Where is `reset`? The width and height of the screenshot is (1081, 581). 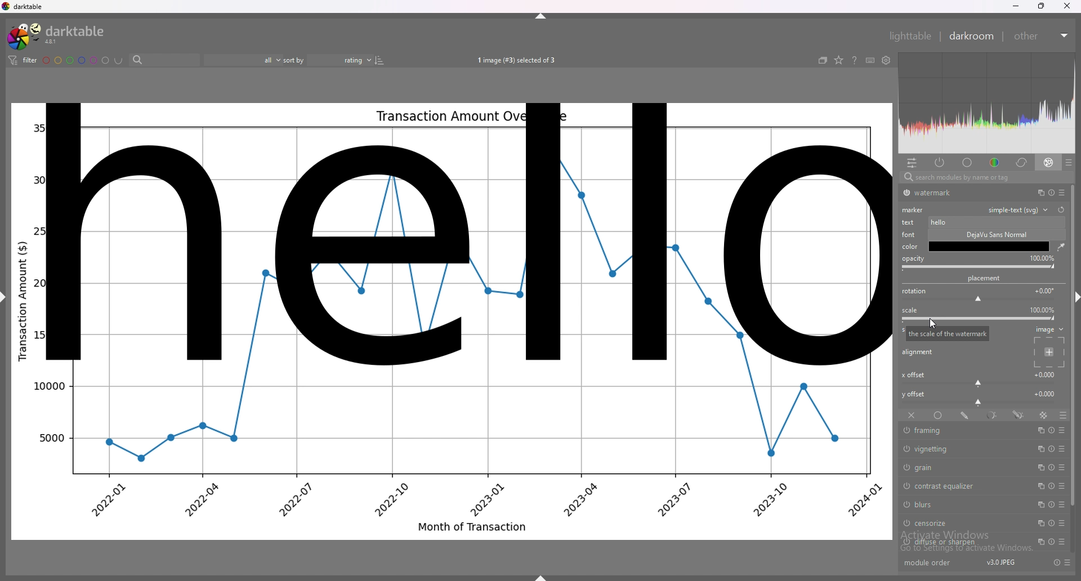
reset is located at coordinates (1051, 505).